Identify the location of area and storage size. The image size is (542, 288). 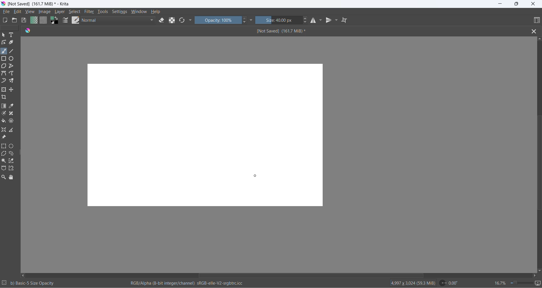
(412, 283).